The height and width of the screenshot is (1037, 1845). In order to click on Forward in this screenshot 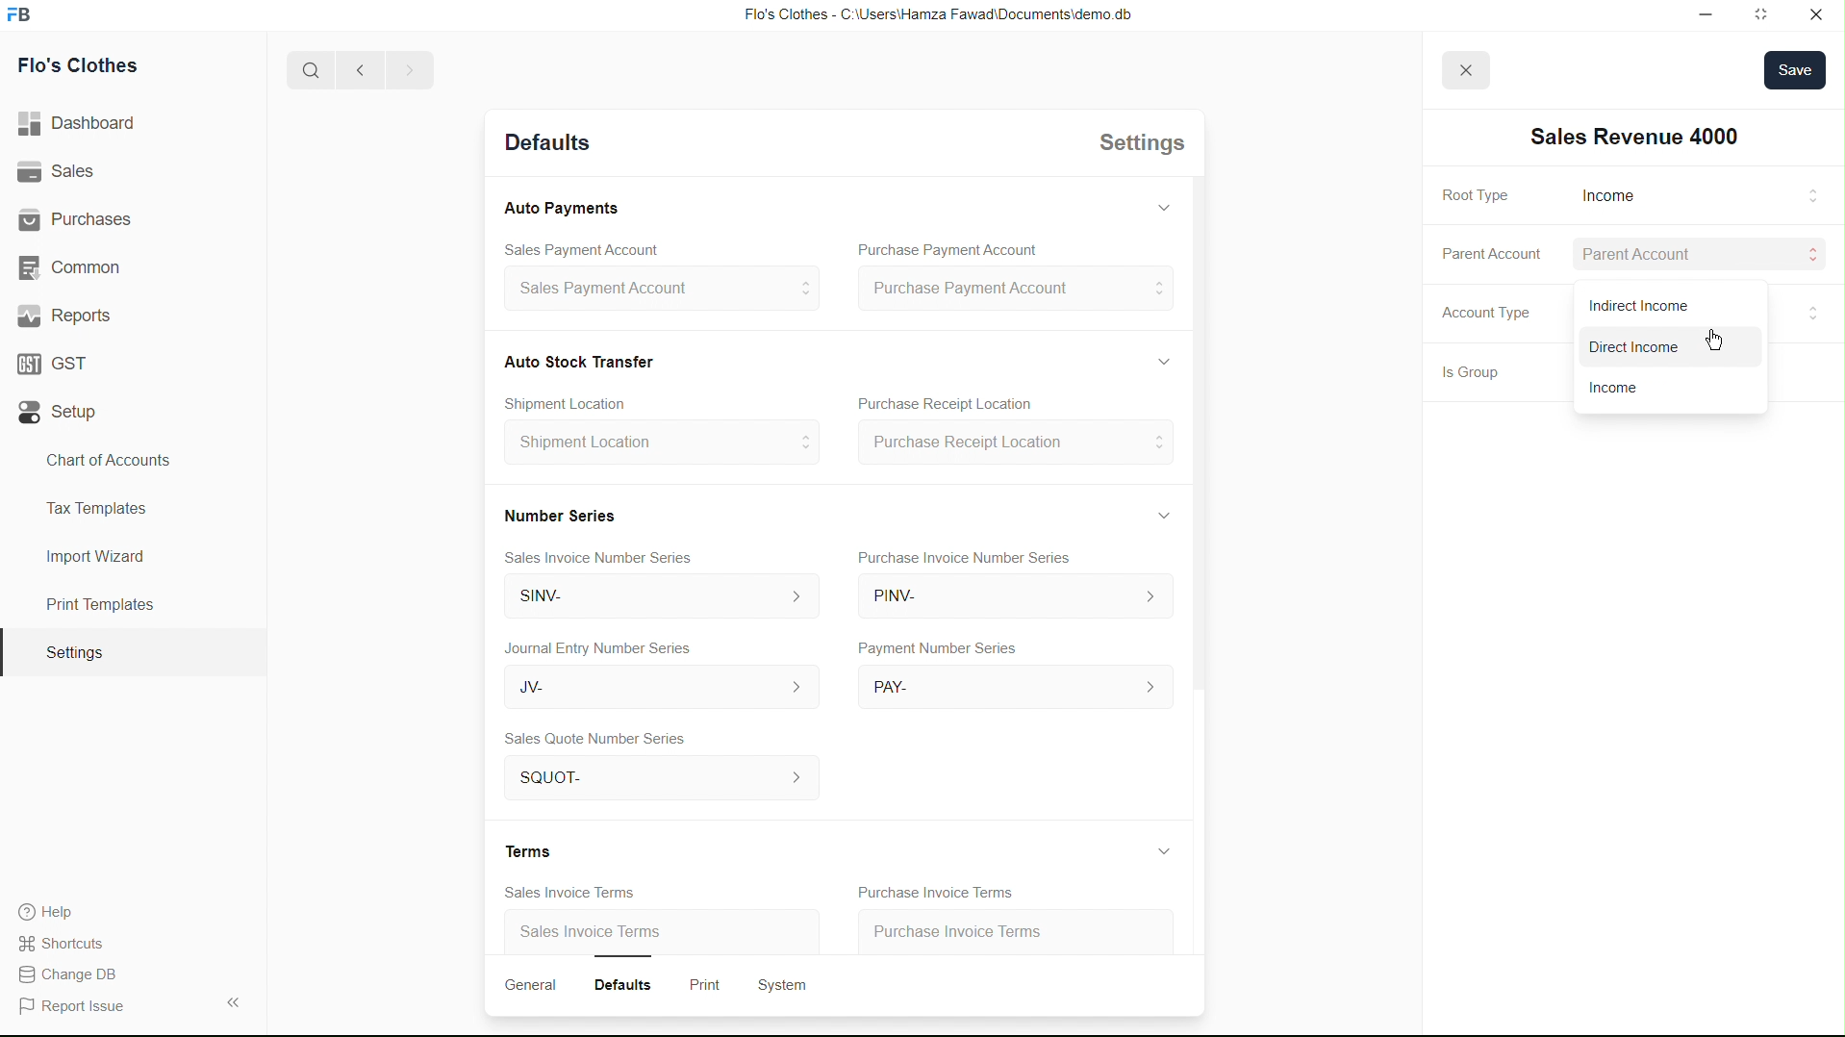, I will do `click(409, 70)`.